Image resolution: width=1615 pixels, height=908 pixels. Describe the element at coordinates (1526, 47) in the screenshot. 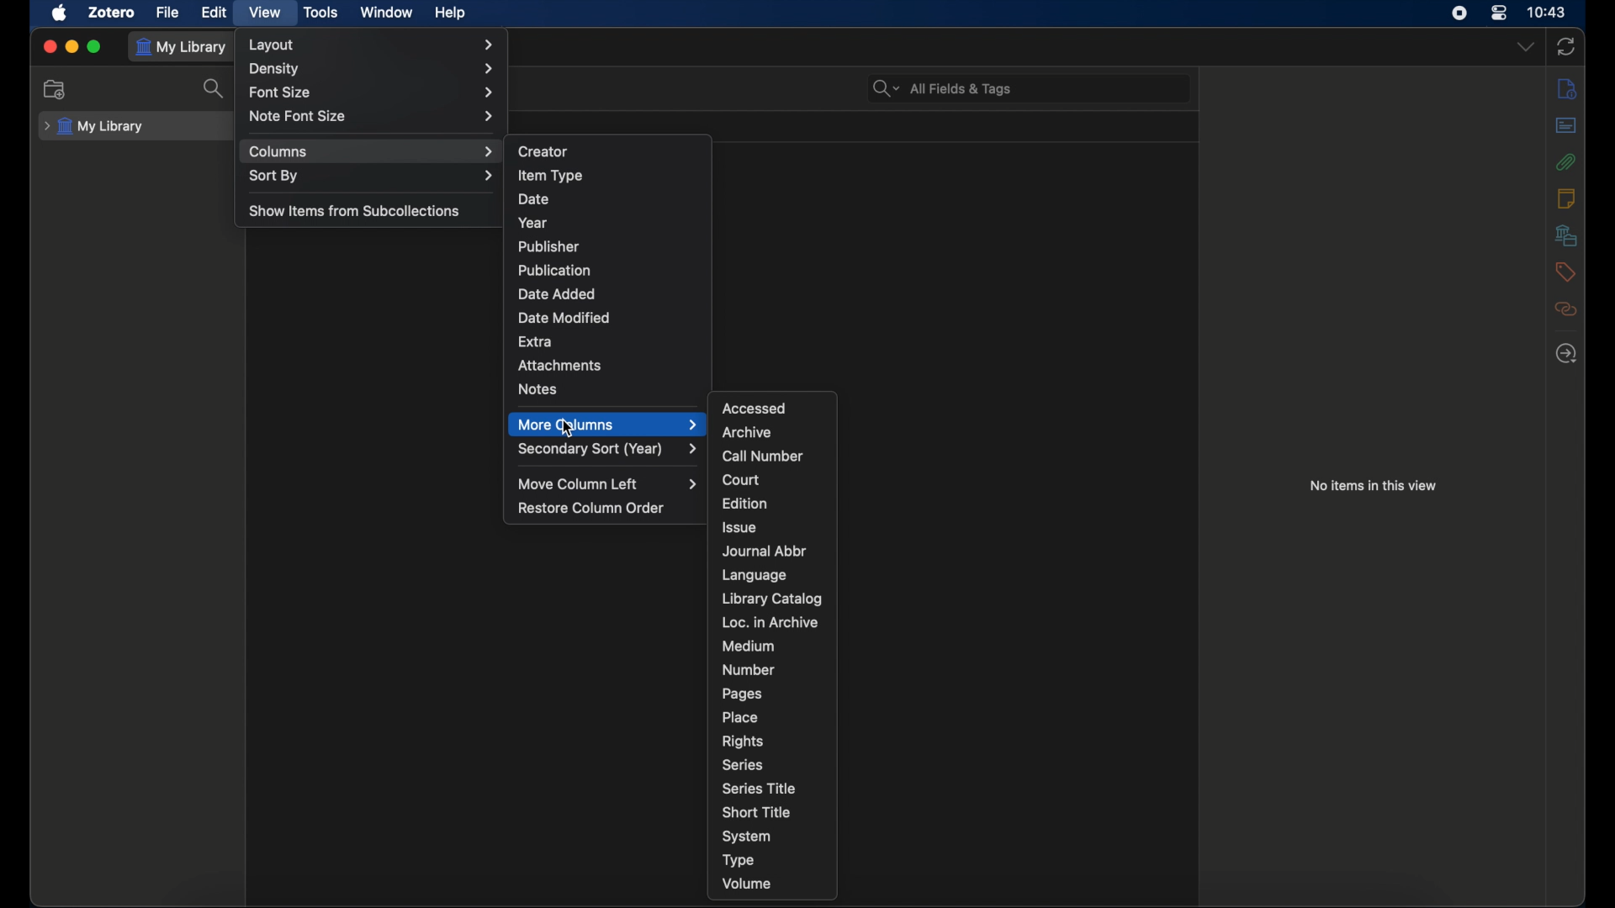

I see `dropdown` at that location.